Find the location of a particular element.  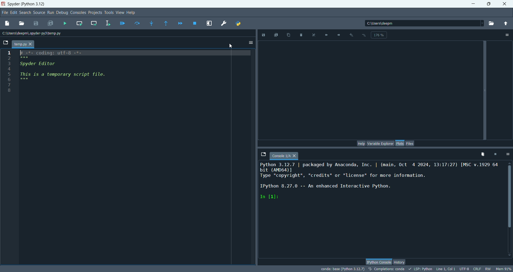

logo is located at coordinates (4, 3).